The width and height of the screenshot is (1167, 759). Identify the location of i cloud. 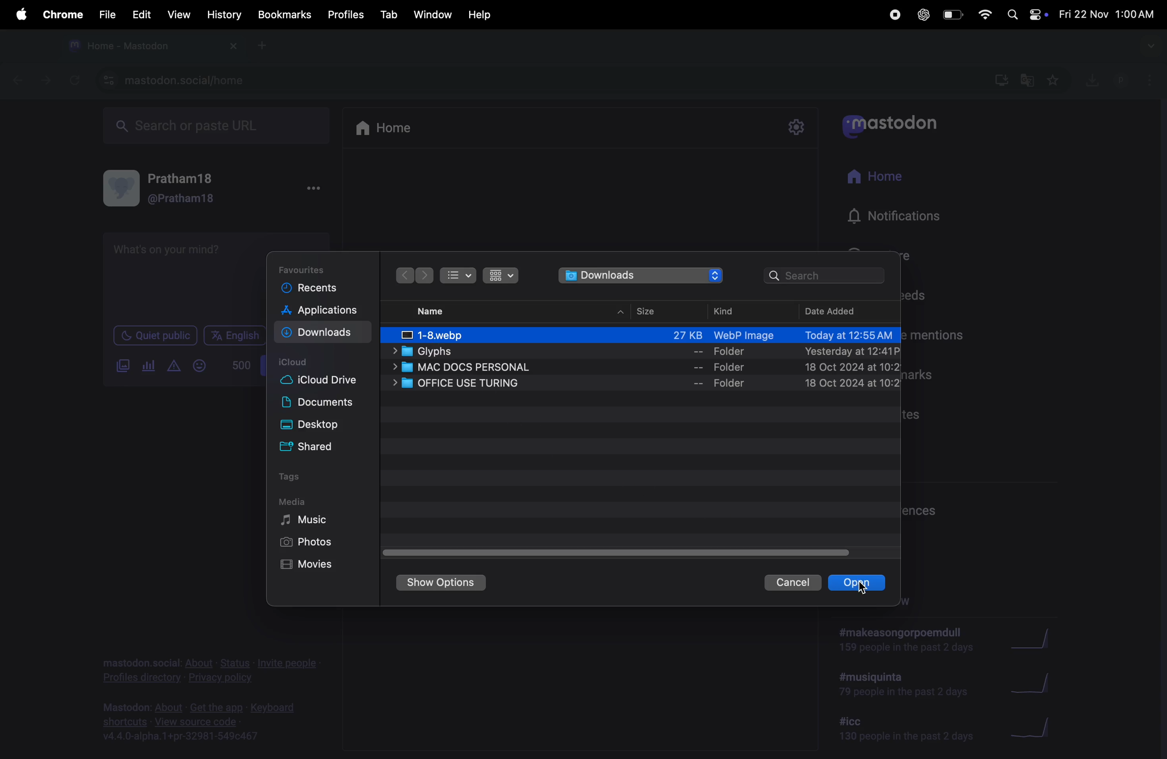
(298, 360).